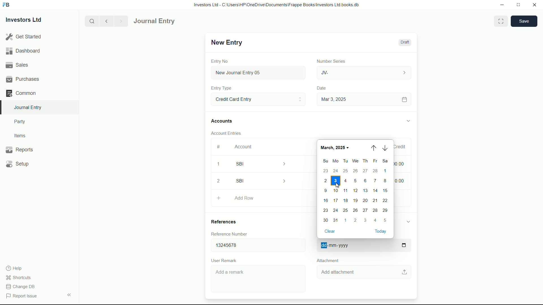 Image resolution: width=543 pixels, height=305 pixels. Describe the element at coordinates (336, 147) in the screenshot. I see `March, 2025` at that location.